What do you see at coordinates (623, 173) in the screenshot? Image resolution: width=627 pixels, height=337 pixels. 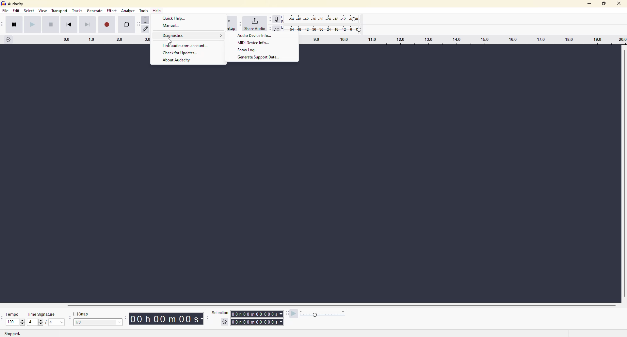 I see `Vertical Scrollbar` at bounding box center [623, 173].